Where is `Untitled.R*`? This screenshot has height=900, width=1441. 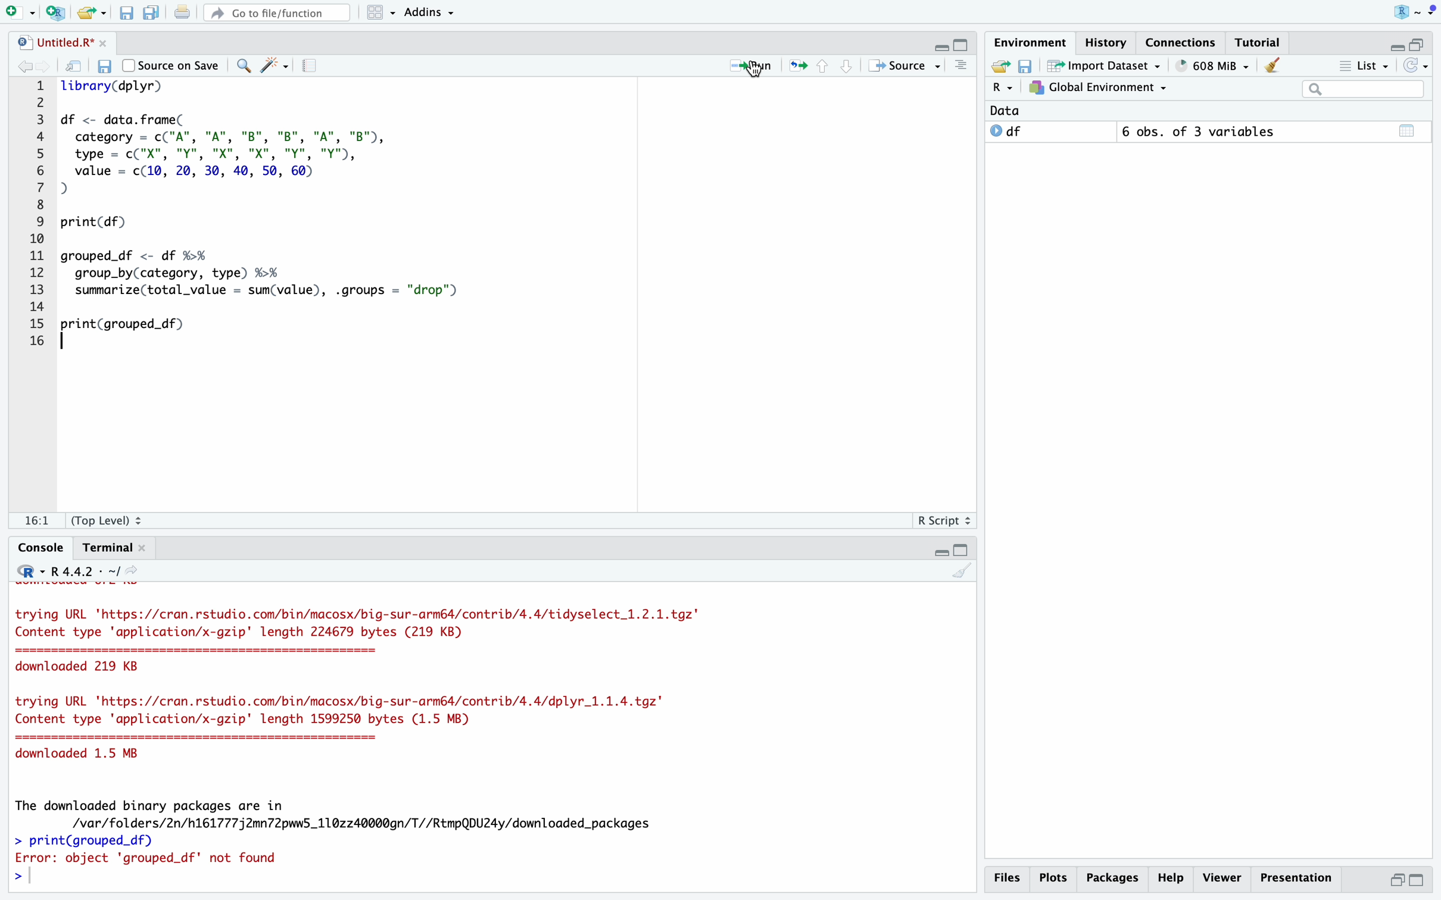 Untitled.R* is located at coordinates (61, 42).